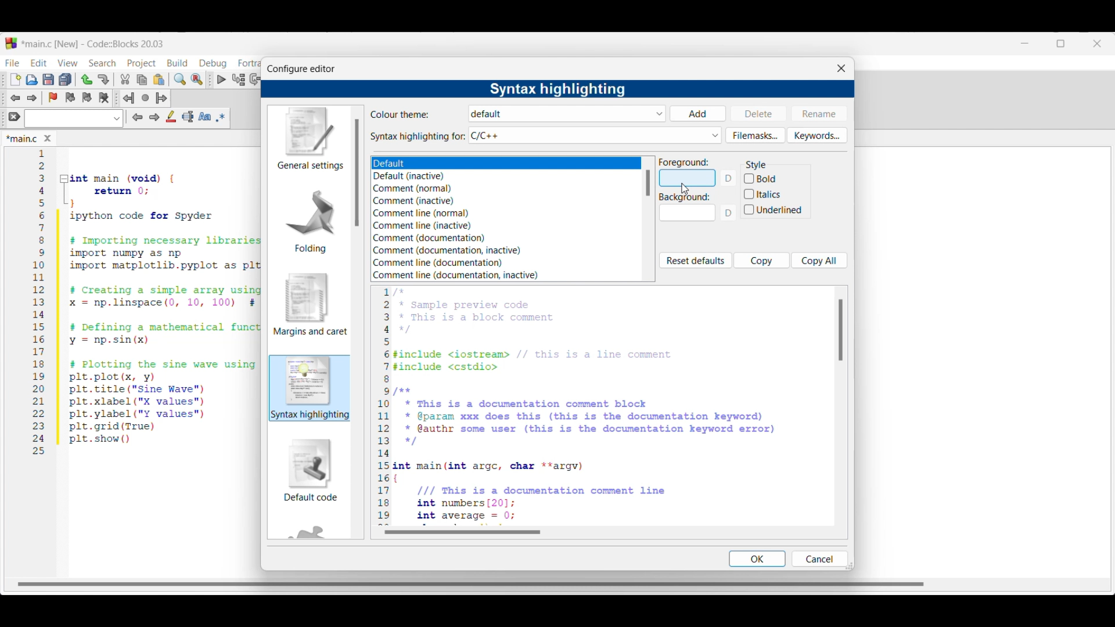 The image size is (1115, 627). What do you see at coordinates (687, 178) in the screenshot?
I see `Foreground color options` at bounding box center [687, 178].